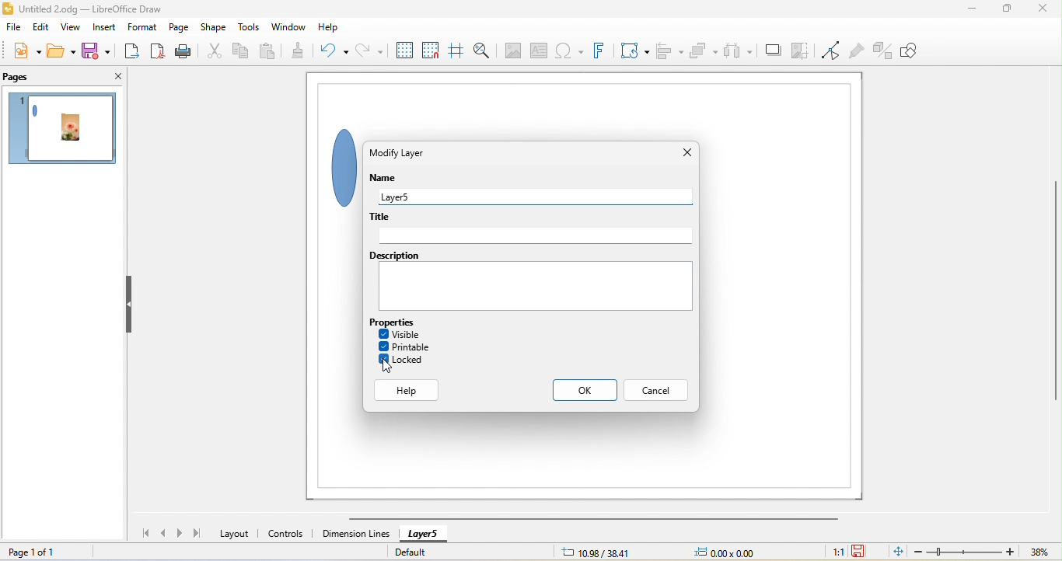 The height and width of the screenshot is (561, 1062). What do you see at coordinates (531, 230) in the screenshot?
I see `title` at bounding box center [531, 230].